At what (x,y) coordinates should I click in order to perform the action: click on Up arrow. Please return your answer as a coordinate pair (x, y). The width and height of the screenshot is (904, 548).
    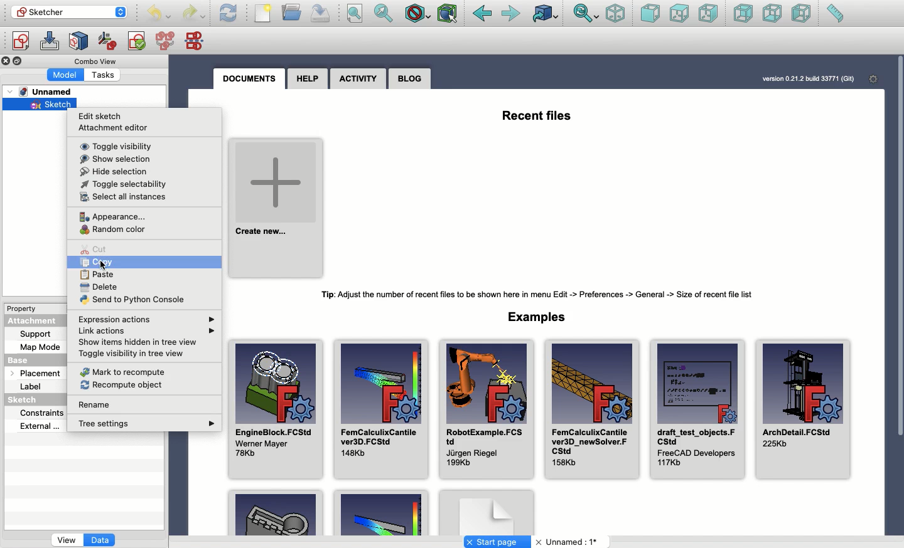
    Looking at the image, I should click on (123, 9).